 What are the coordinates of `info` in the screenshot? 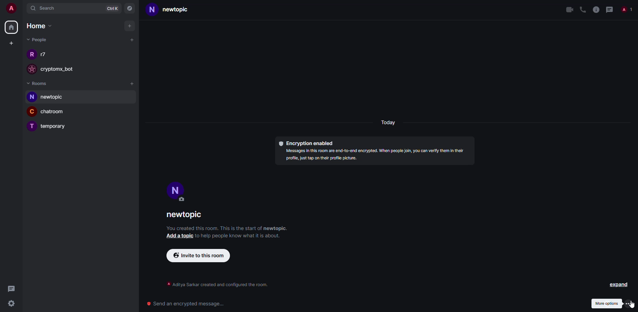 It's located at (596, 9).